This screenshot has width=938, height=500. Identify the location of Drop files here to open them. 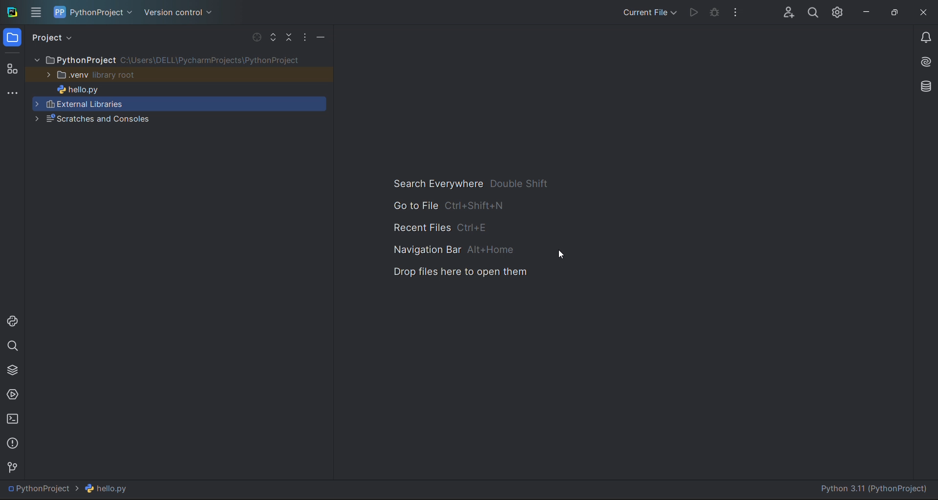
(455, 274).